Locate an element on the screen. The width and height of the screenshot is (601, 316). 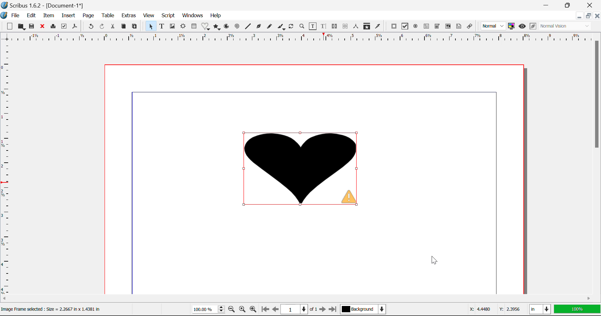
Minimize is located at coordinates (589, 17).